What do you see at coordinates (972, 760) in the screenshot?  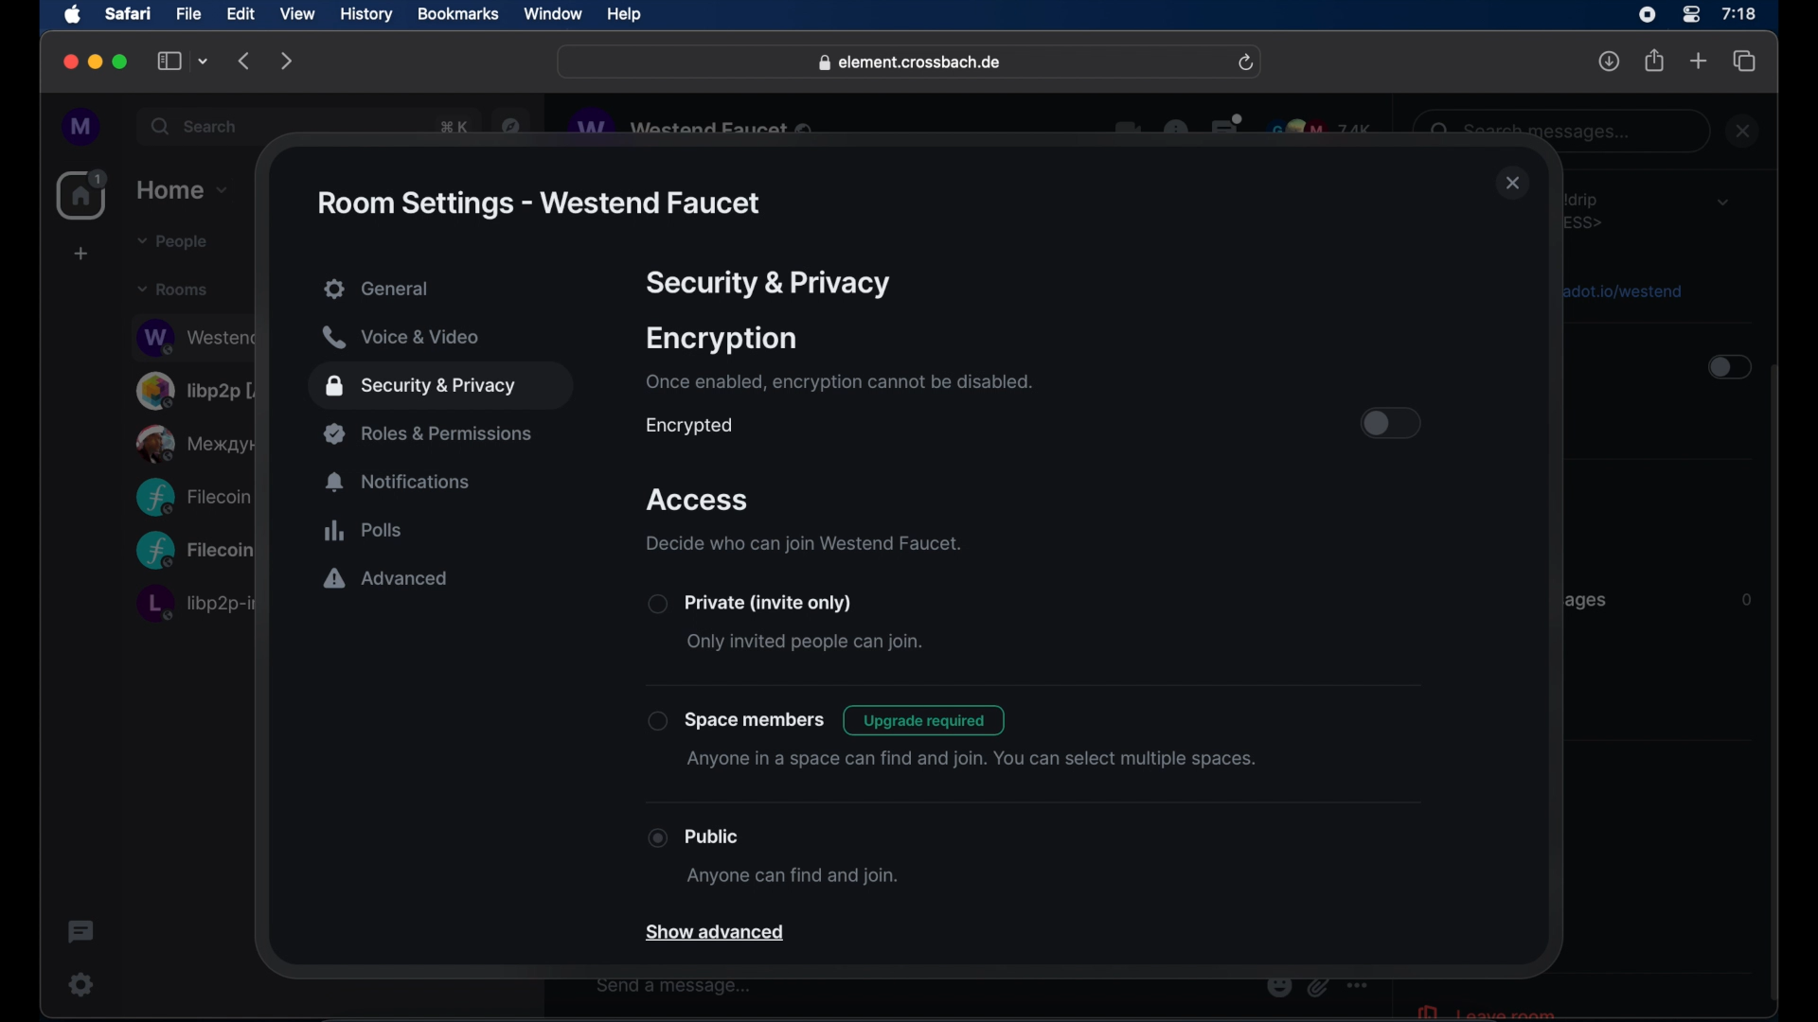 I see `anyone in a space can find and join` at bounding box center [972, 760].